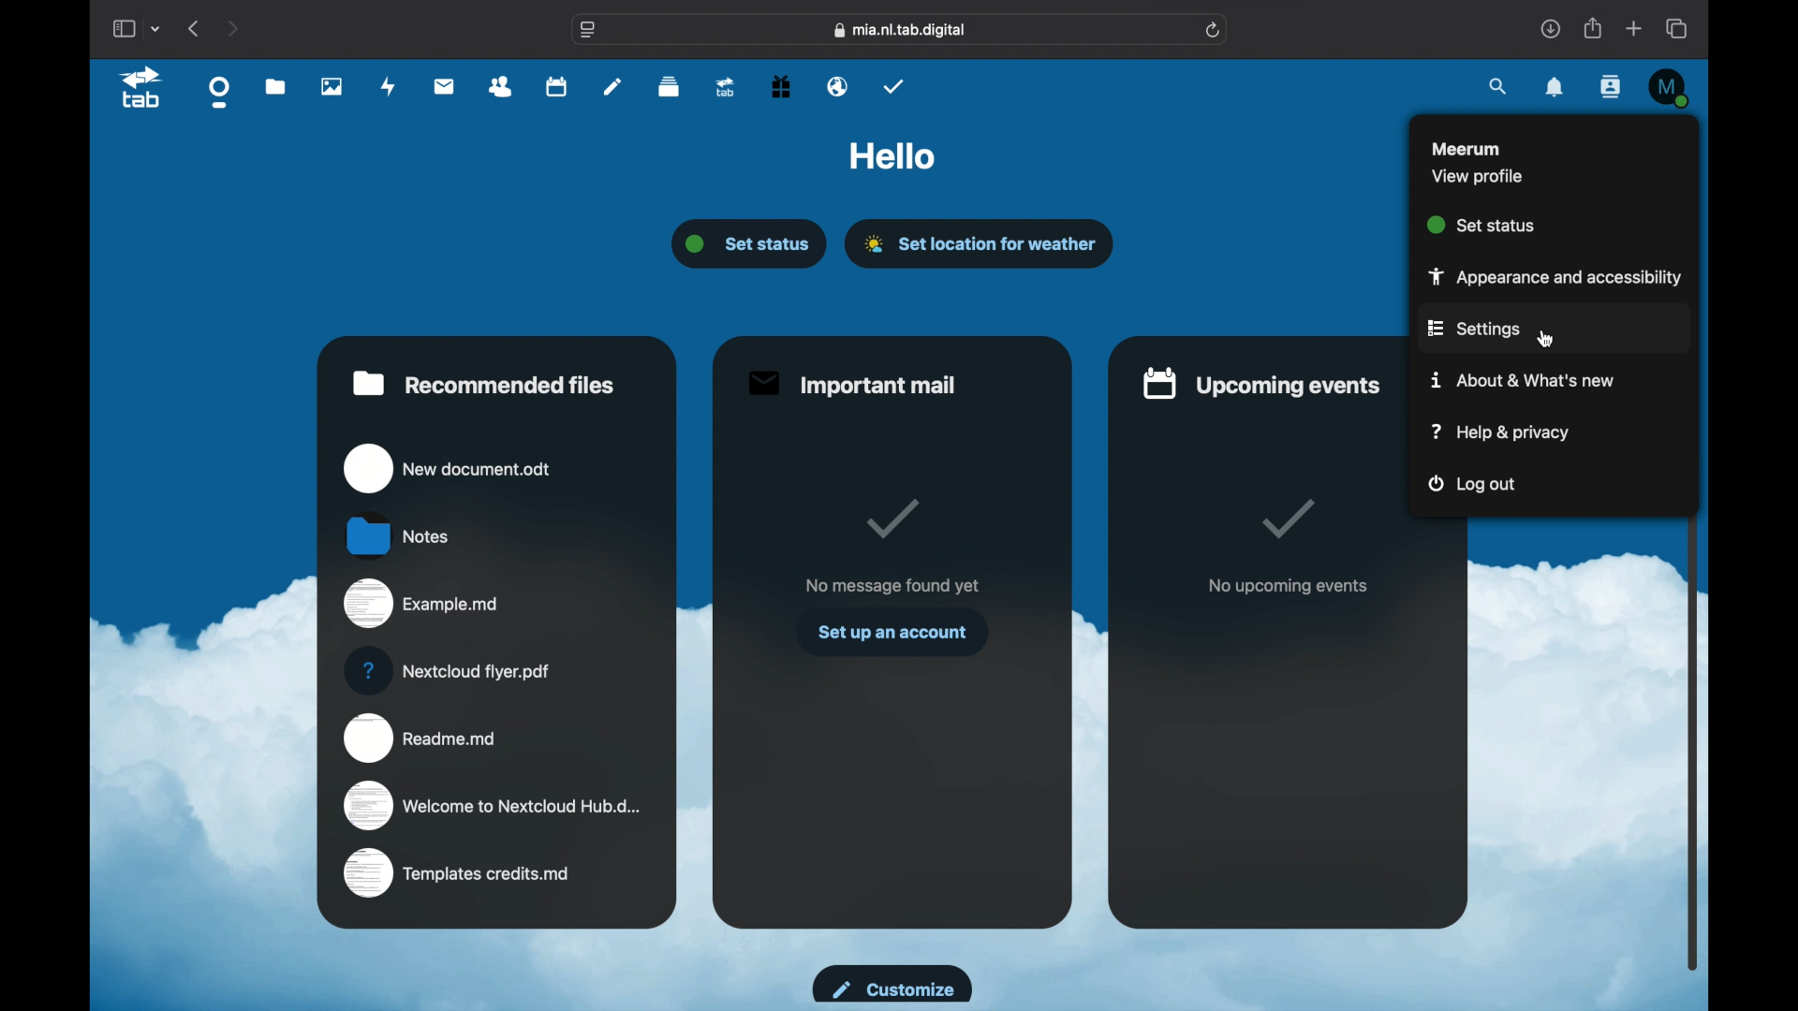 This screenshot has height=1011, width=1798. Describe the element at coordinates (1471, 485) in the screenshot. I see `log out` at that location.